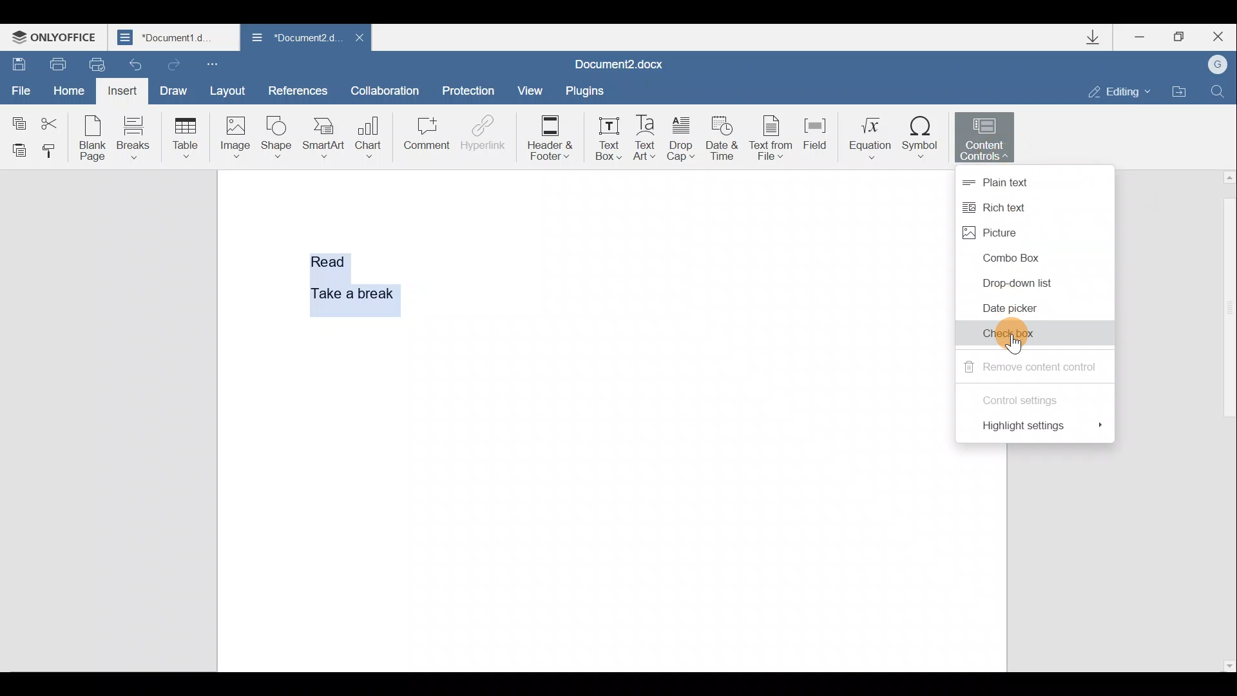  Describe the element at coordinates (426, 135) in the screenshot. I see `Comment` at that location.